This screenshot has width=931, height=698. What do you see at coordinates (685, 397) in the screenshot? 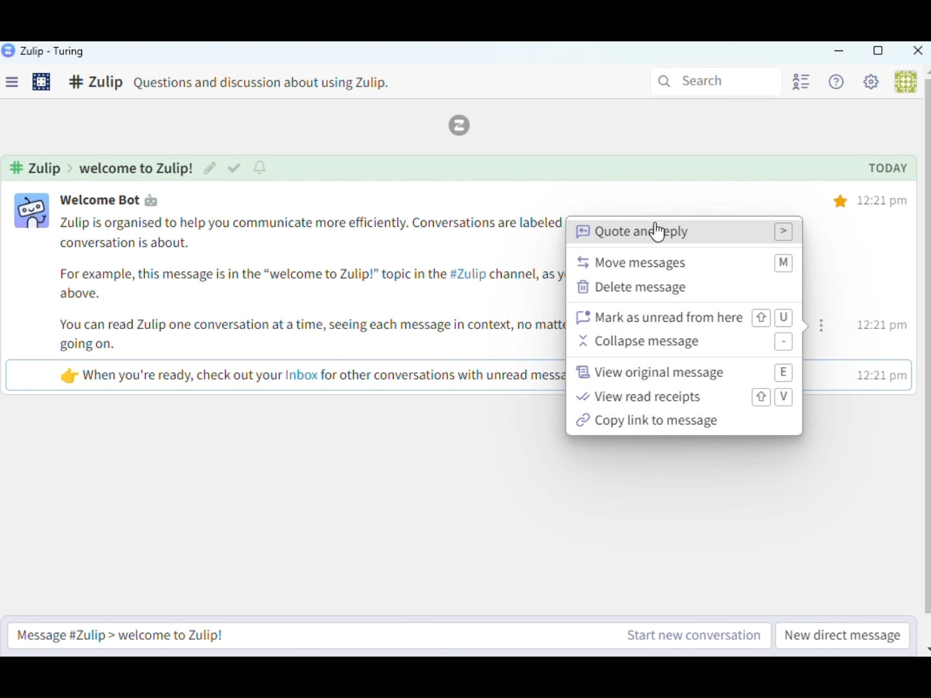
I see `View Read Receipts` at bounding box center [685, 397].